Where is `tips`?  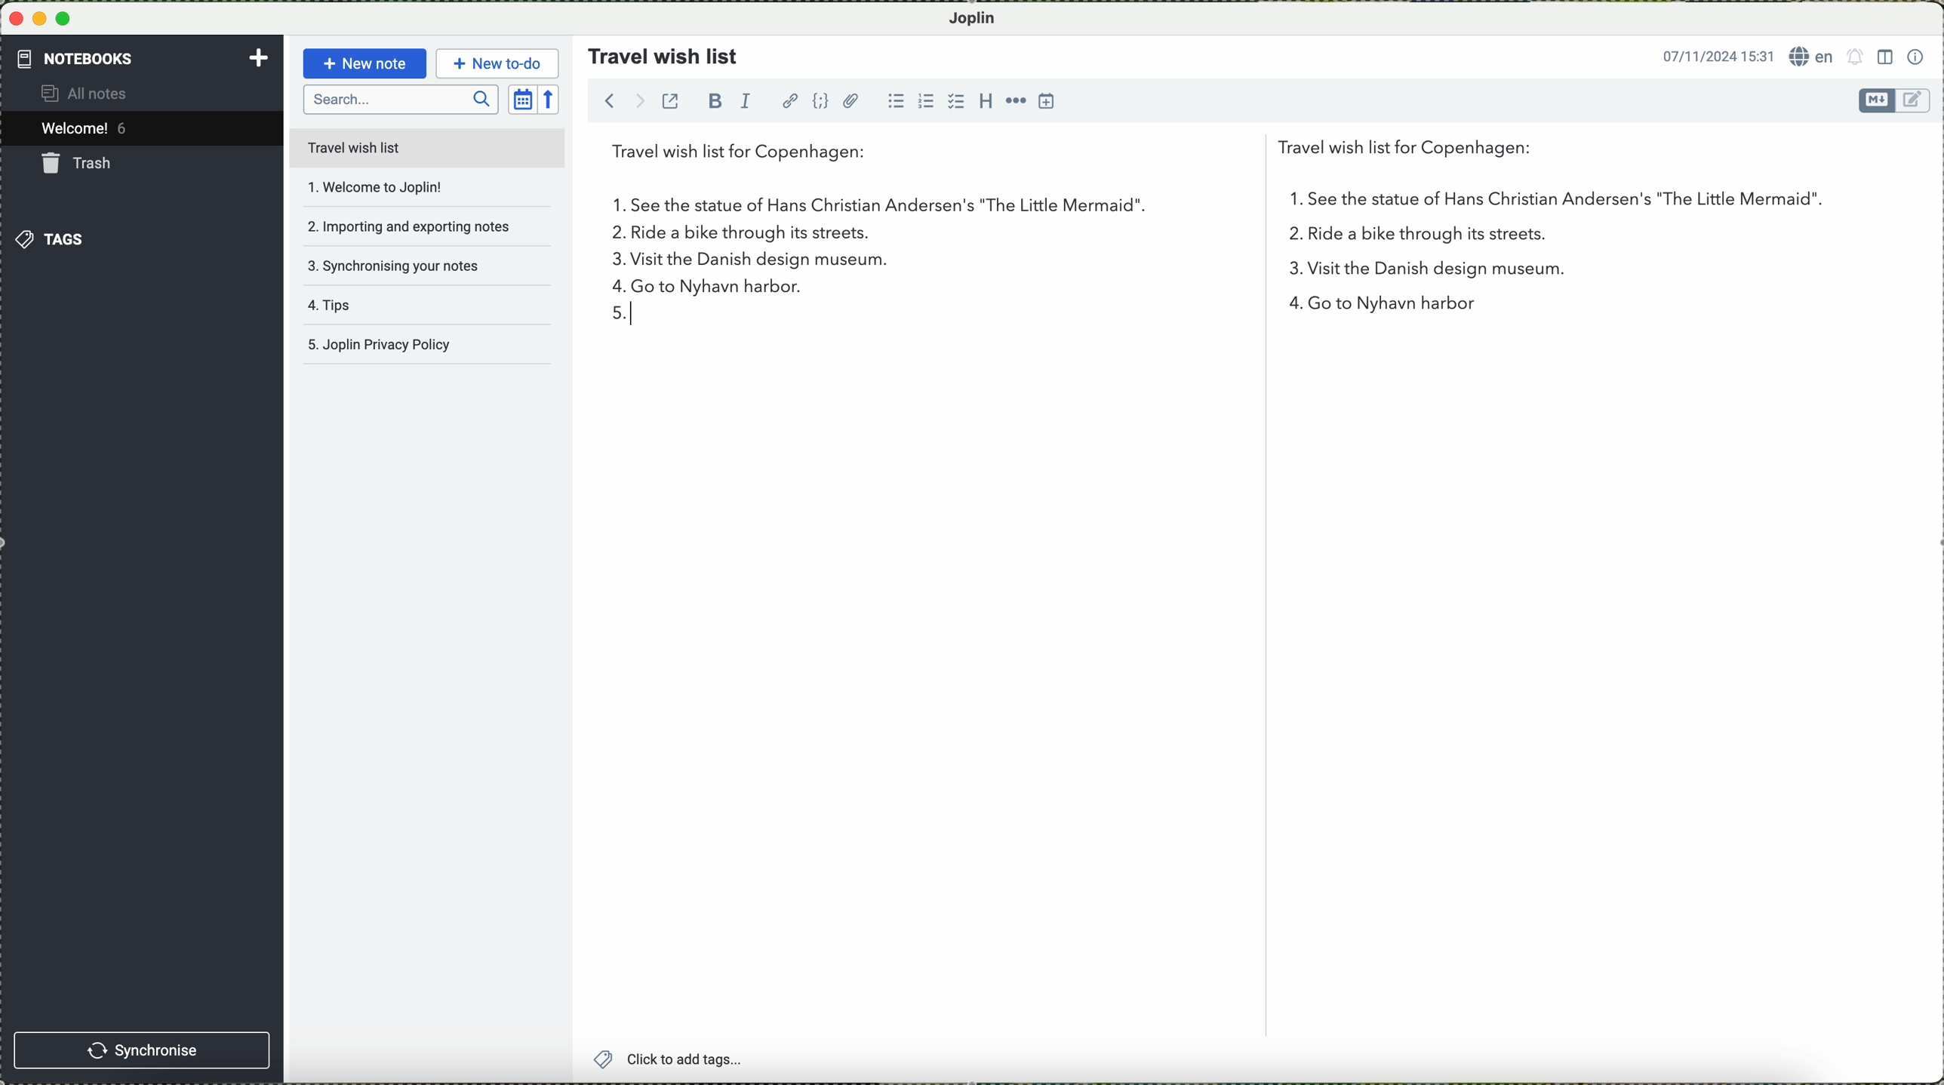 tips is located at coordinates (398, 311).